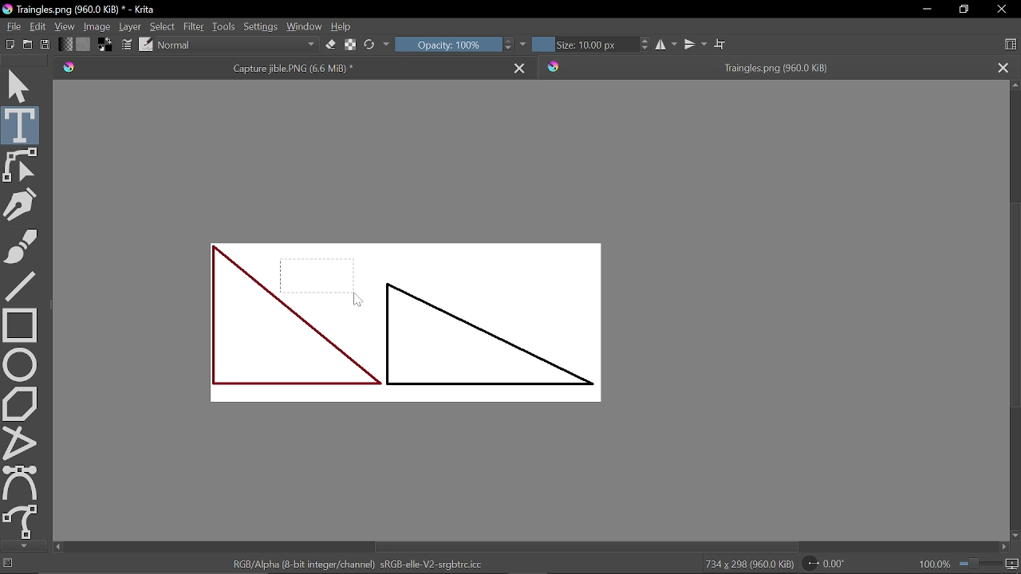  Describe the element at coordinates (1000, 10) in the screenshot. I see `Close window` at that location.